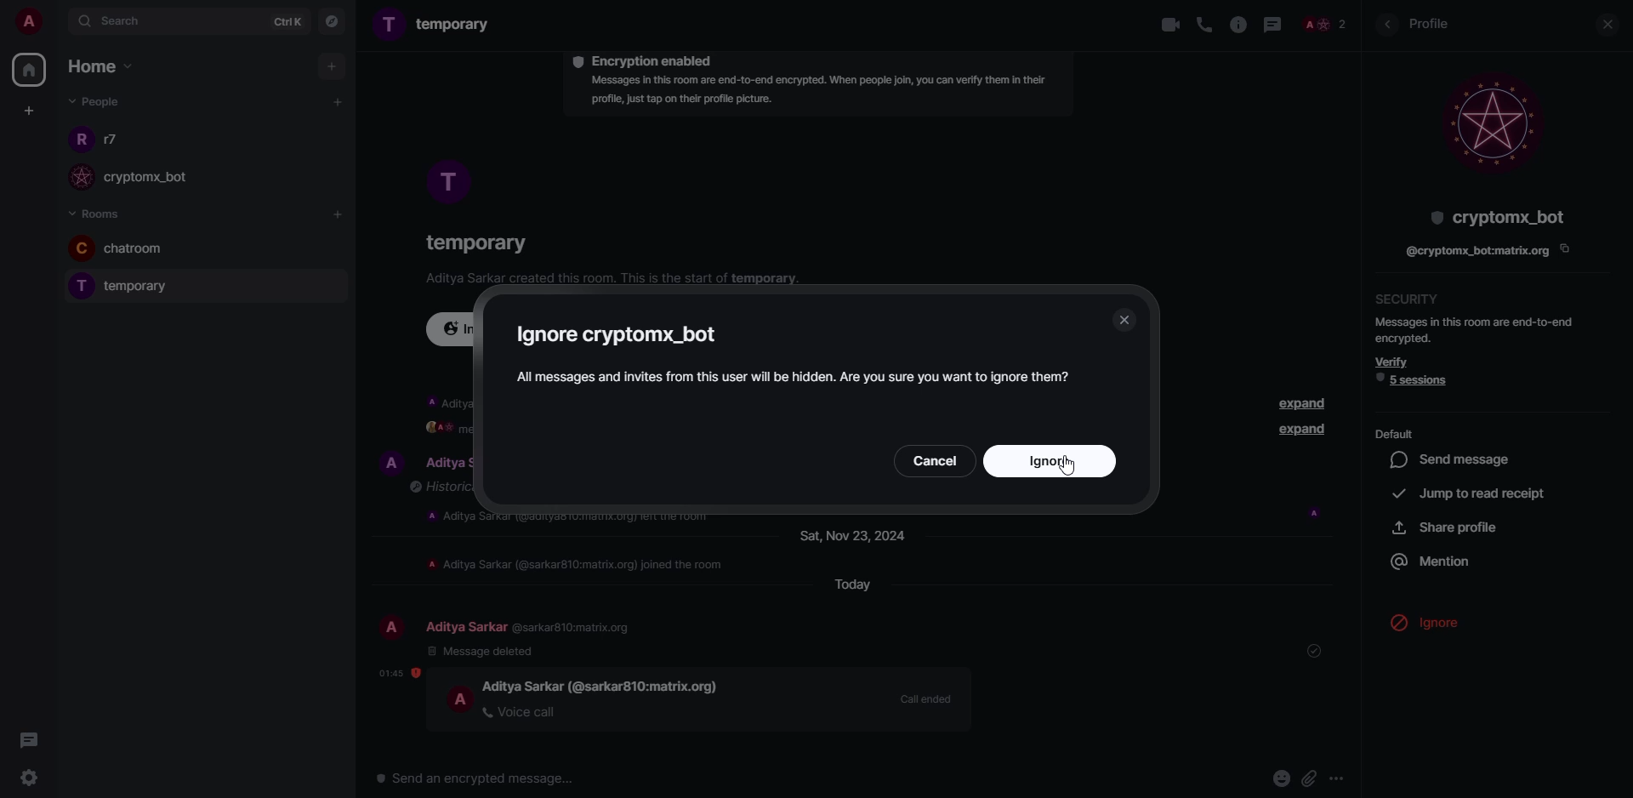  What do you see at coordinates (1315, 513) in the screenshot?
I see `seen` at bounding box center [1315, 513].